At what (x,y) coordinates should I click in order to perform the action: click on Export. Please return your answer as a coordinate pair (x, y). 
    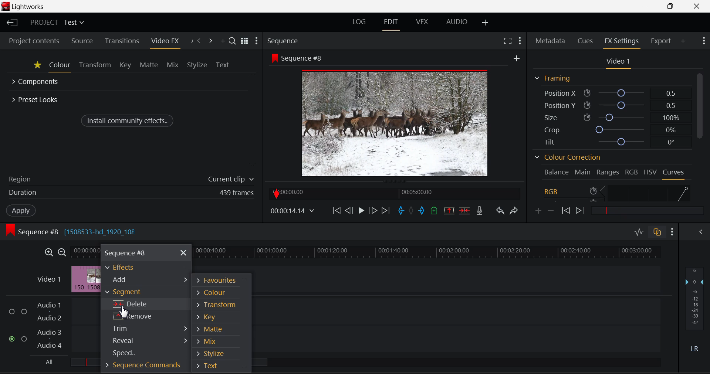
    Looking at the image, I should click on (661, 40).